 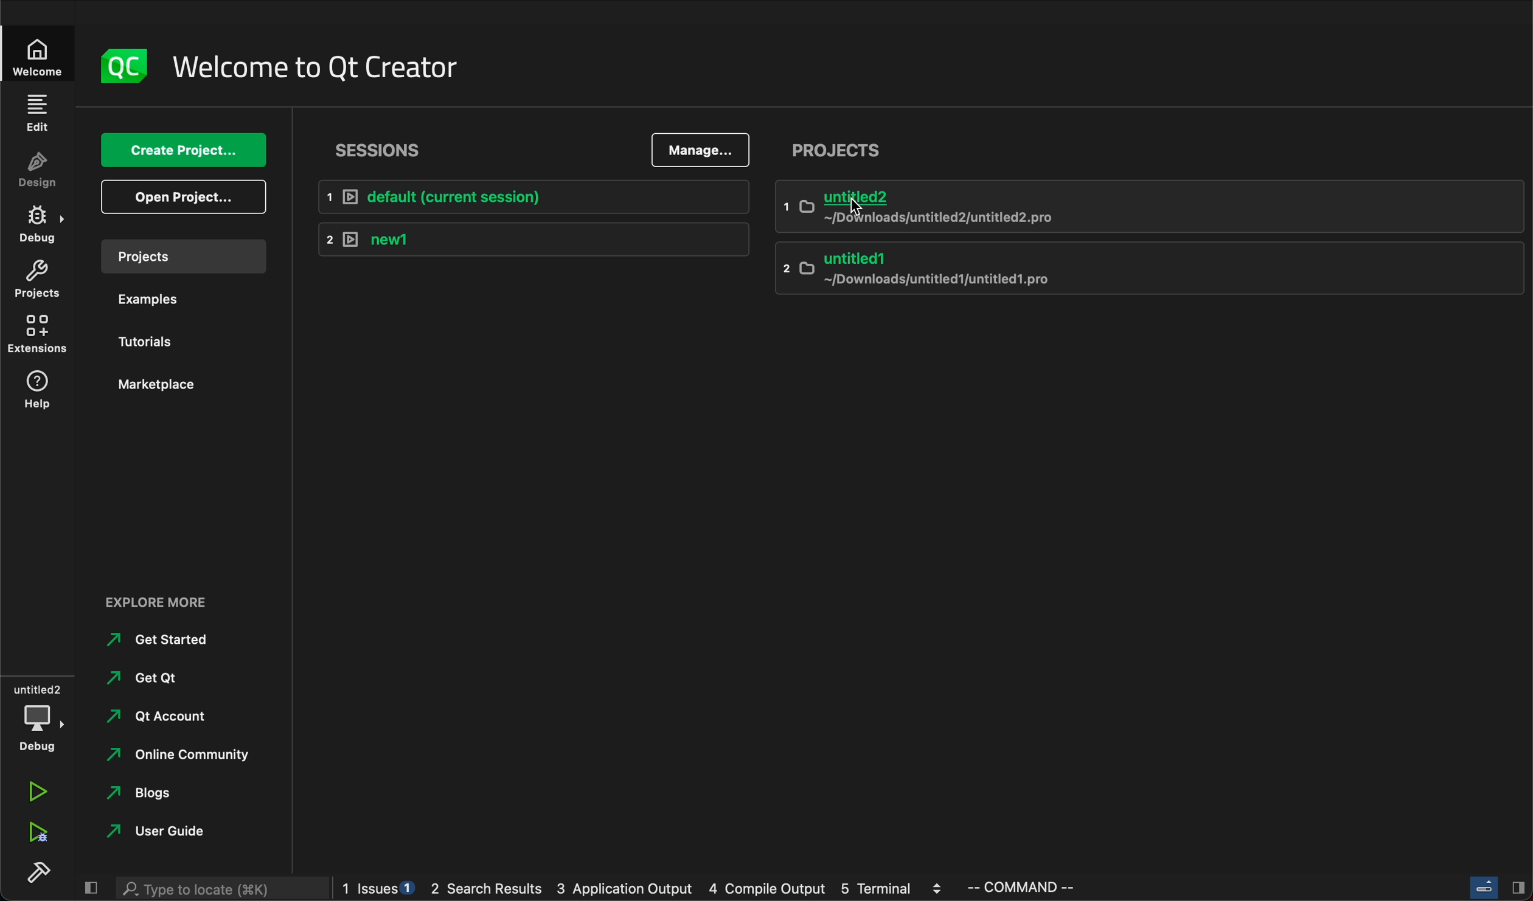 What do you see at coordinates (1146, 271) in the screenshot?
I see `untitled1` at bounding box center [1146, 271].